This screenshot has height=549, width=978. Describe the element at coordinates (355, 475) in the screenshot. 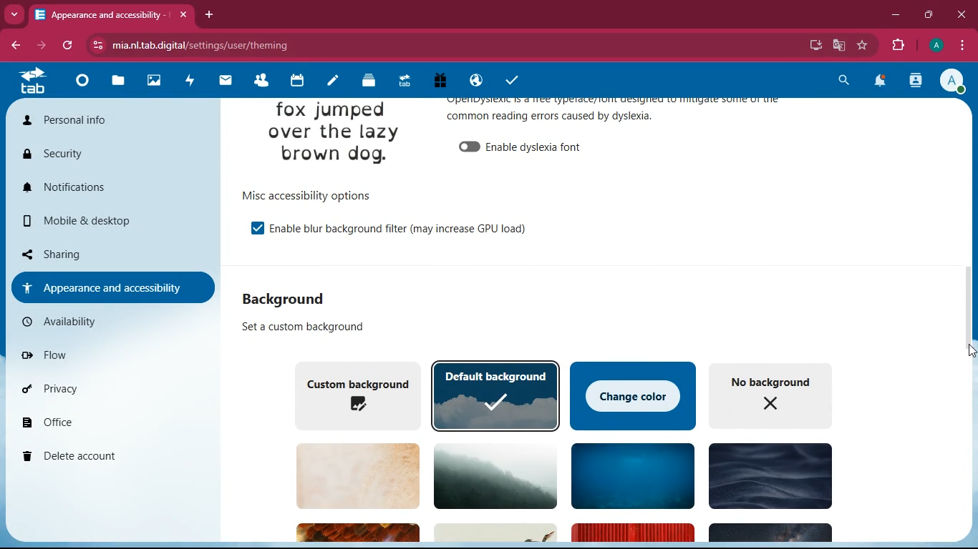

I see `background` at that location.